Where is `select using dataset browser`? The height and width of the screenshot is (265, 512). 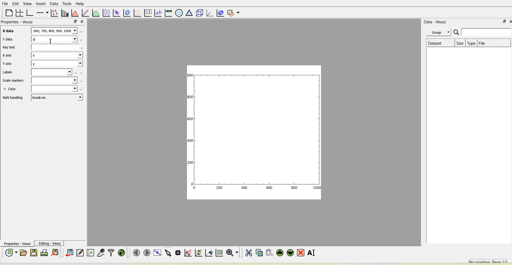
select using dataset browser is located at coordinates (82, 89).